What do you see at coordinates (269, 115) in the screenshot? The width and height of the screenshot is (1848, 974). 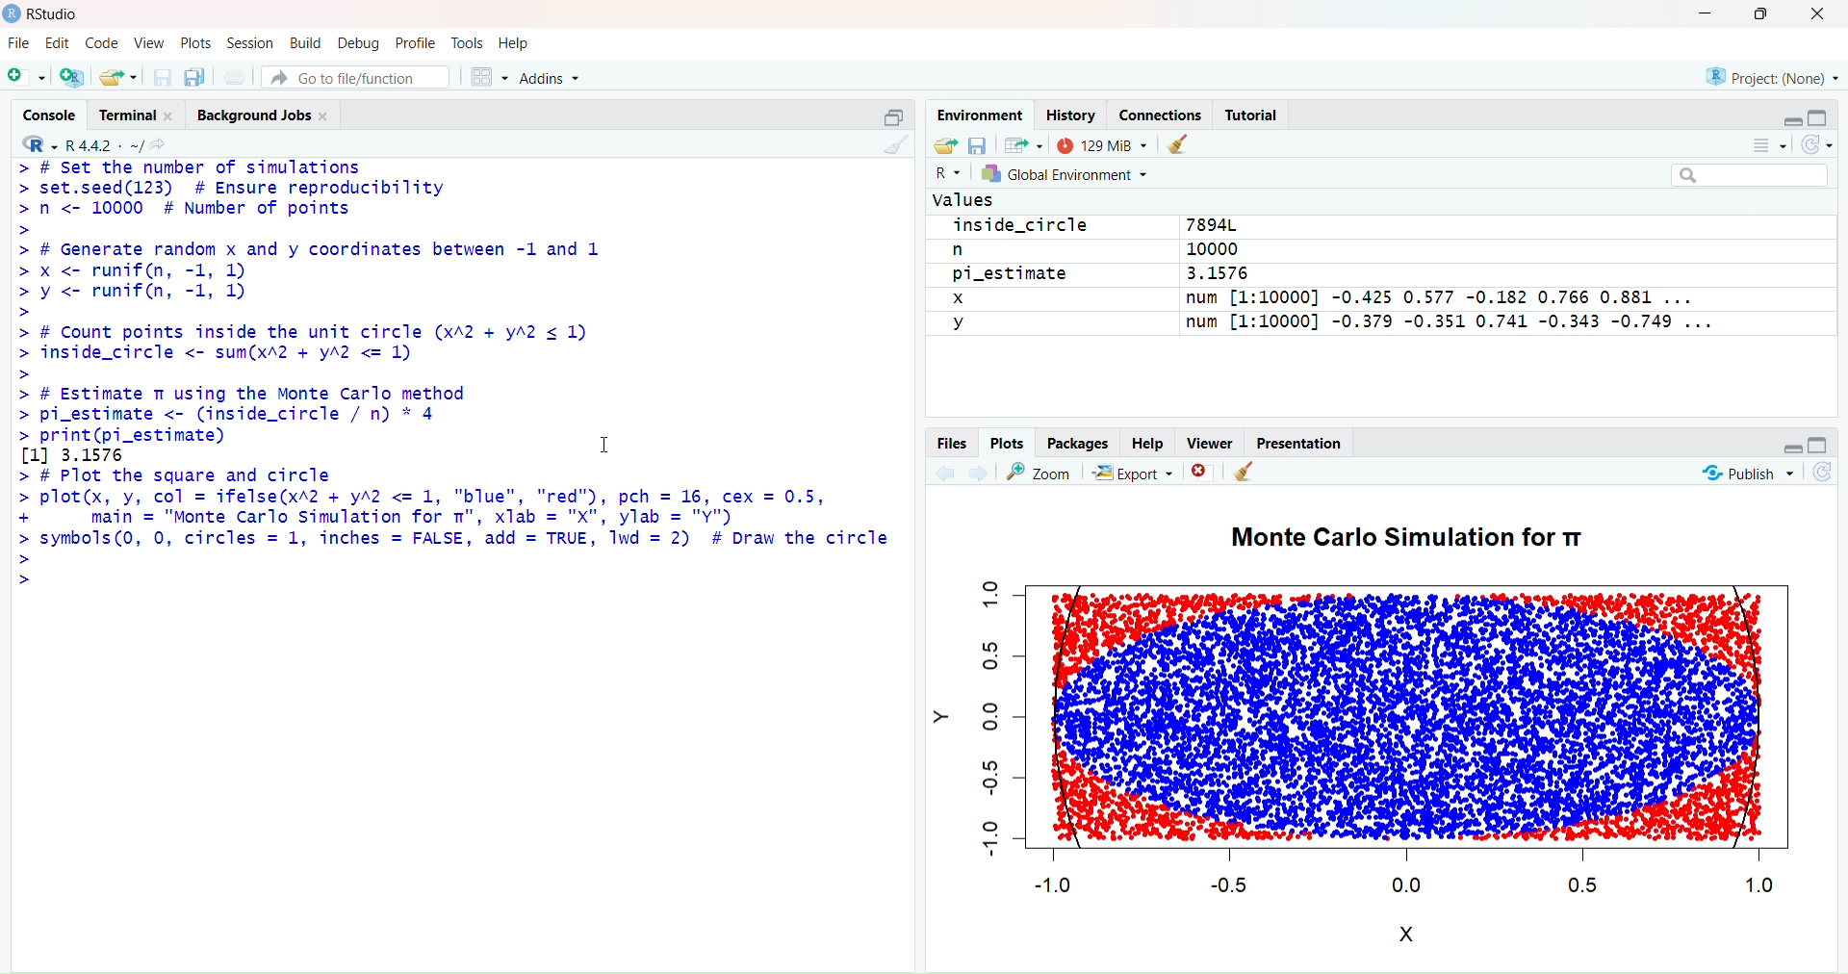 I see `Background Jobs` at bounding box center [269, 115].